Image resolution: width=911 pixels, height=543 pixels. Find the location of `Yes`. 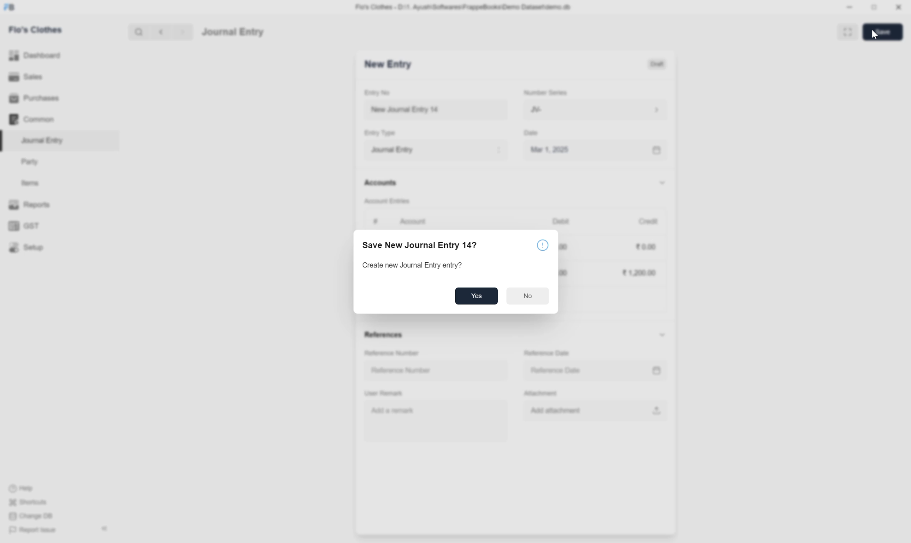

Yes is located at coordinates (476, 295).